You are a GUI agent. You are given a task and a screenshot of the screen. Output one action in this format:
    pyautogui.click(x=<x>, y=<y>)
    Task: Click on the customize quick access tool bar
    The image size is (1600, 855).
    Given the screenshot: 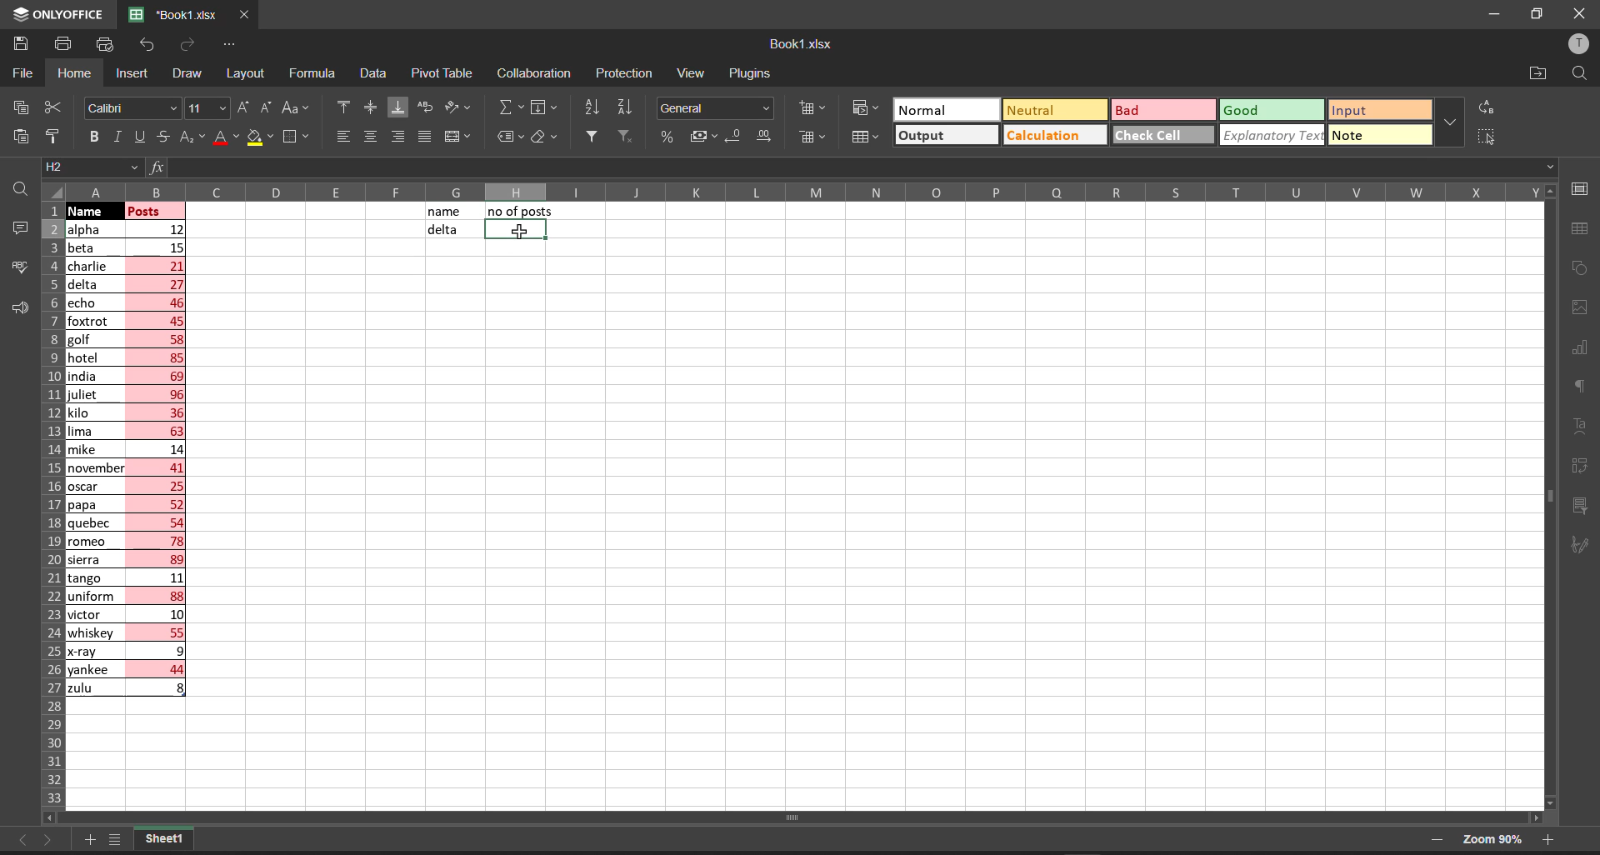 What is the action you would take?
    pyautogui.click(x=230, y=42)
    